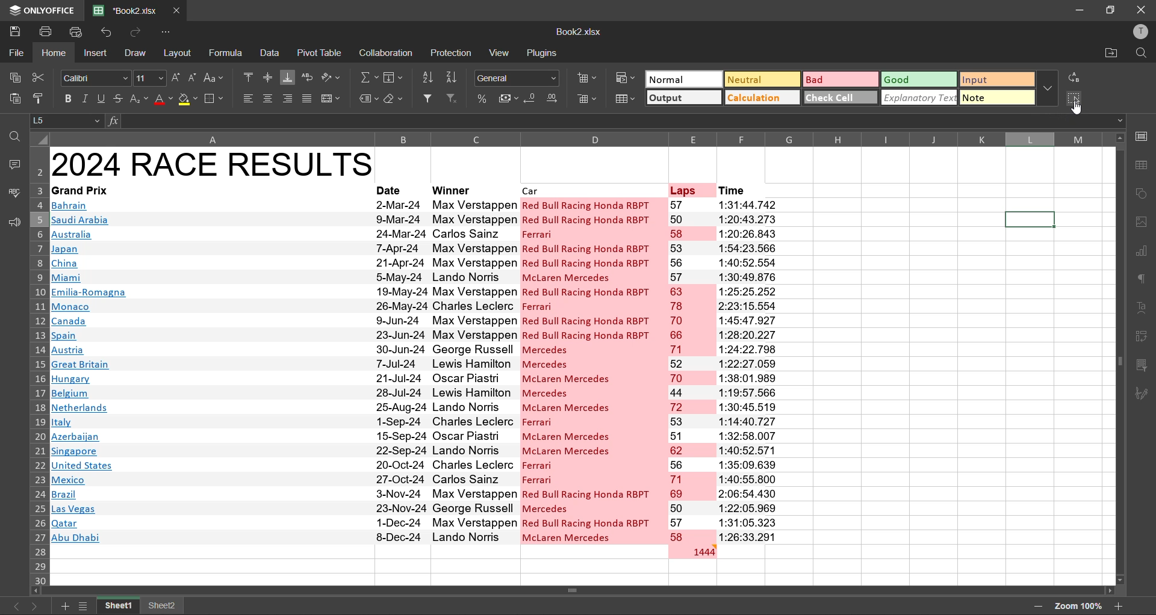  What do you see at coordinates (615, 121) in the screenshot?
I see `formula bar` at bounding box center [615, 121].